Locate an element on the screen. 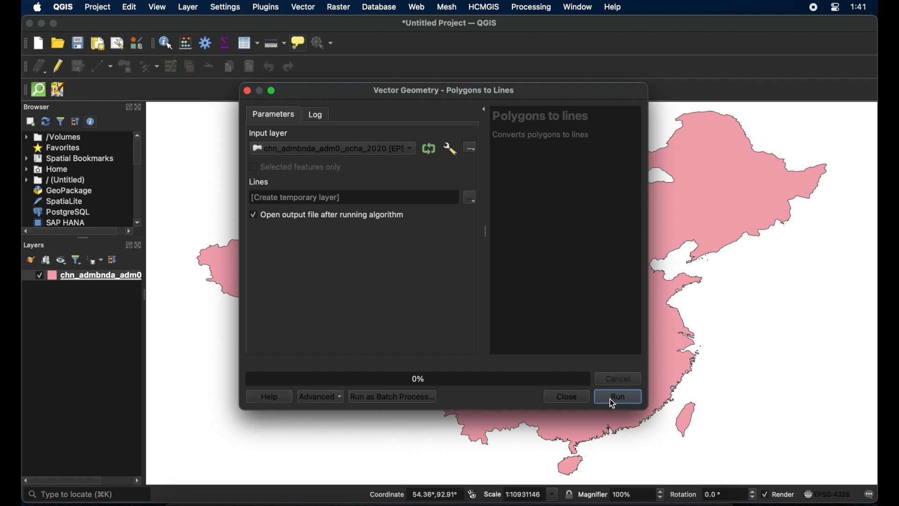 The height and width of the screenshot is (506, 899). vector geometry - polygons to lines is located at coordinates (444, 90).